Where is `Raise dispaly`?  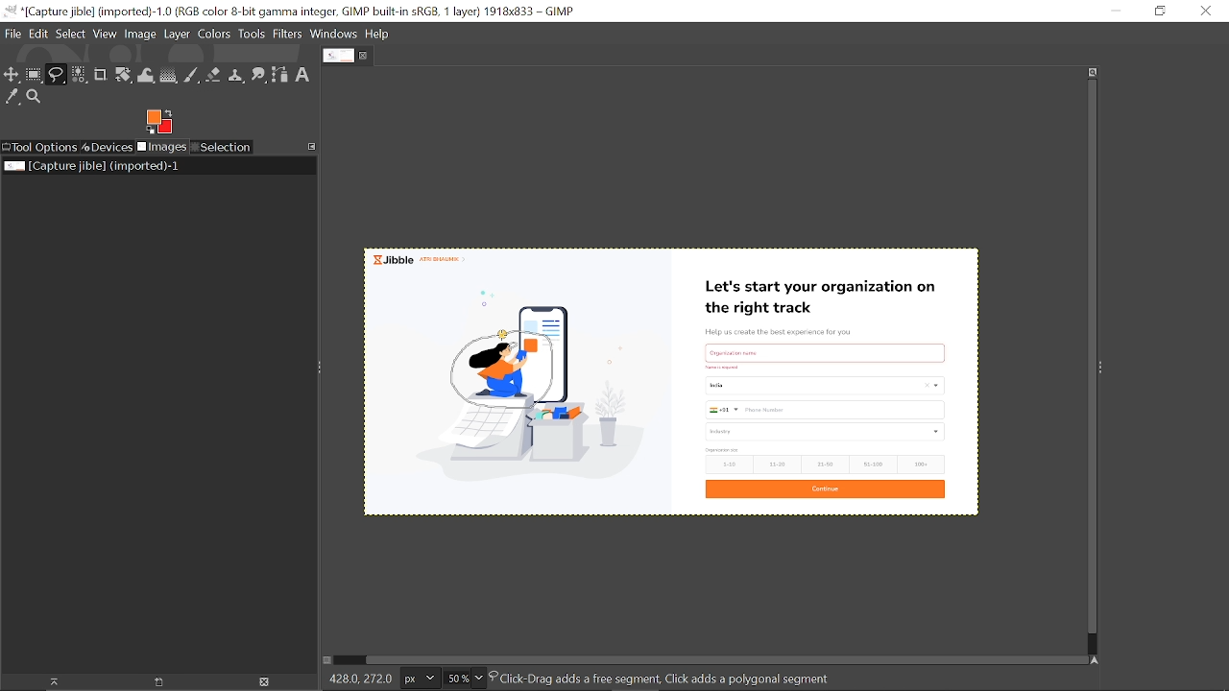 Raise dispaly is located at coordinates (48, 682).